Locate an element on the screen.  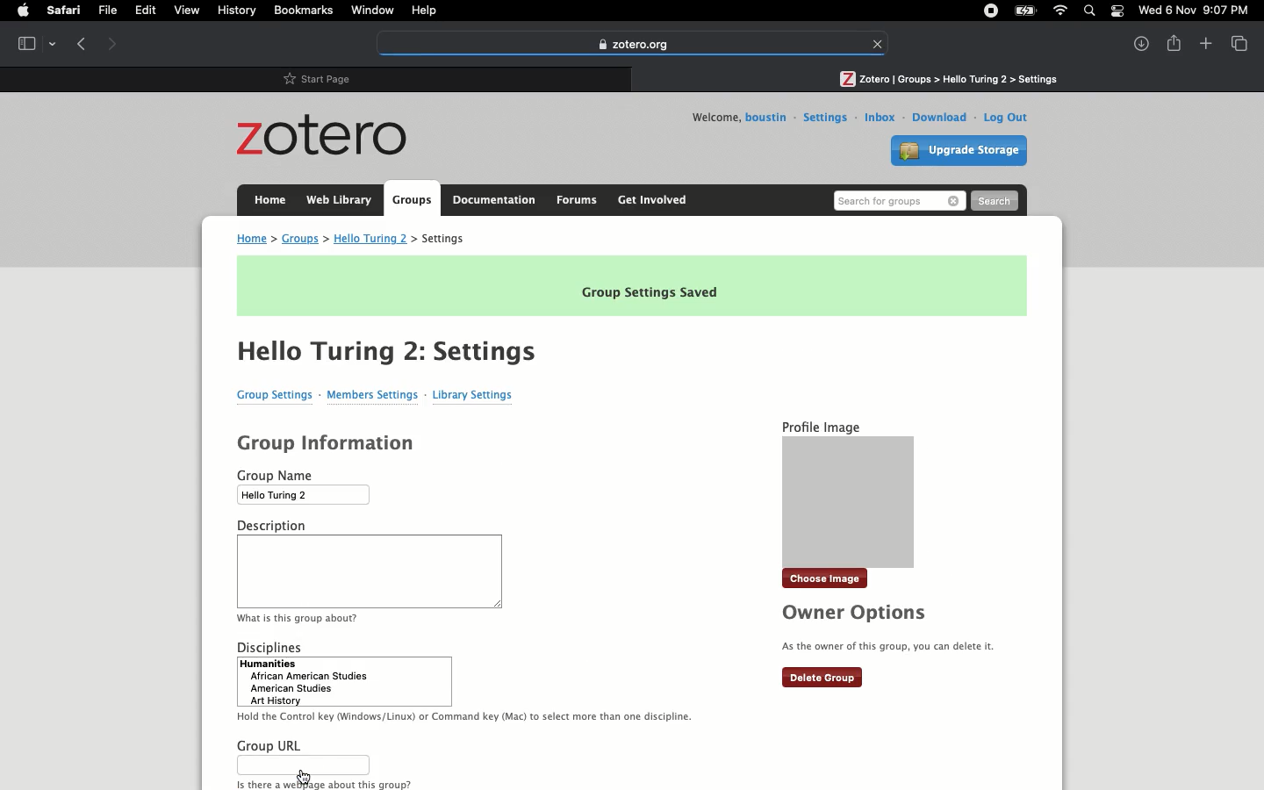
New tab is located at coordinates (1204, 44).